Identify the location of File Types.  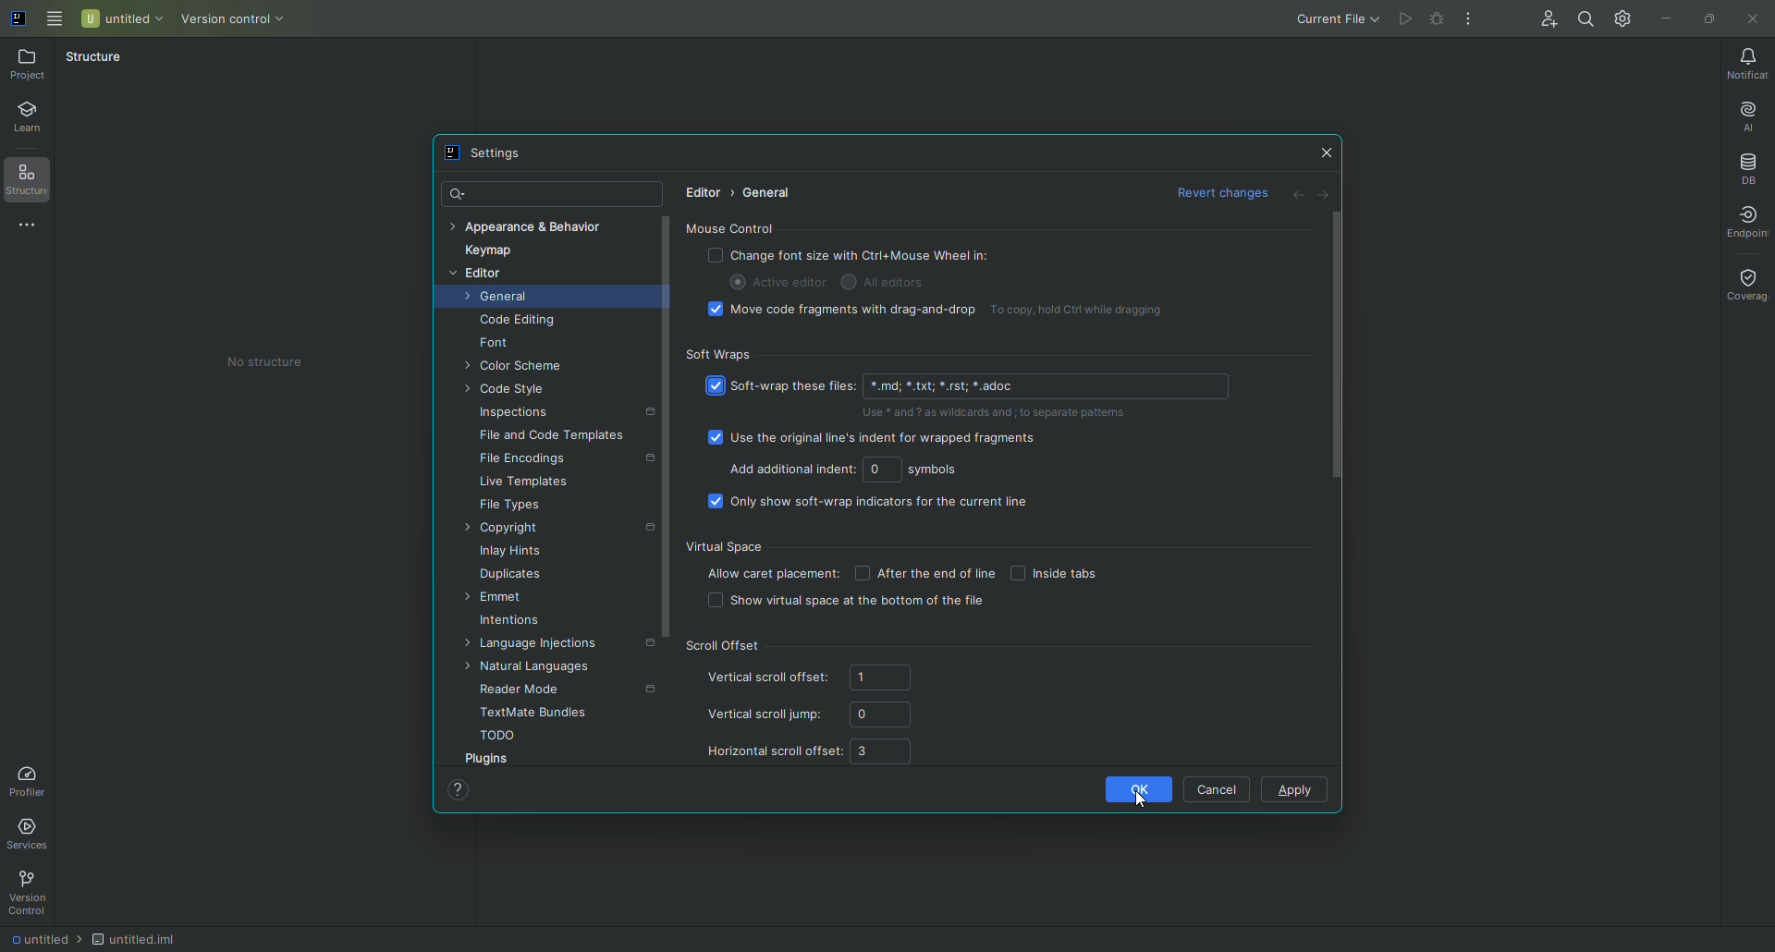
(511, 507).